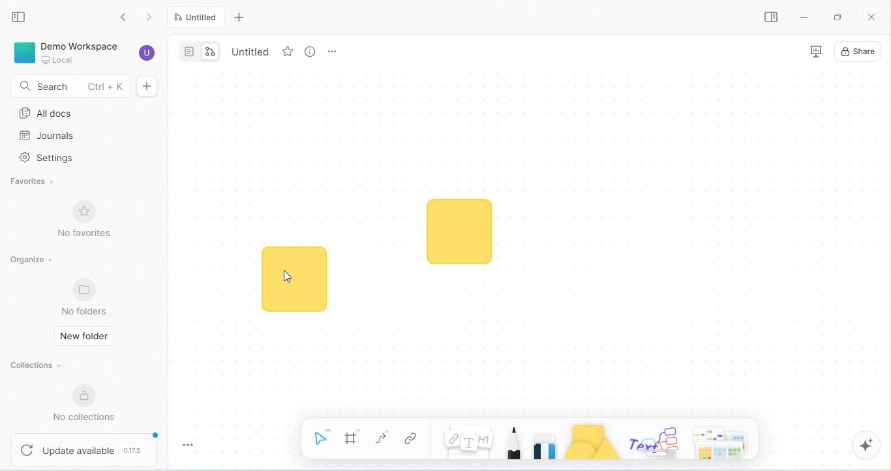 This screenshot has width=891, height=471. I want to click on no folders, so click(86, 297).